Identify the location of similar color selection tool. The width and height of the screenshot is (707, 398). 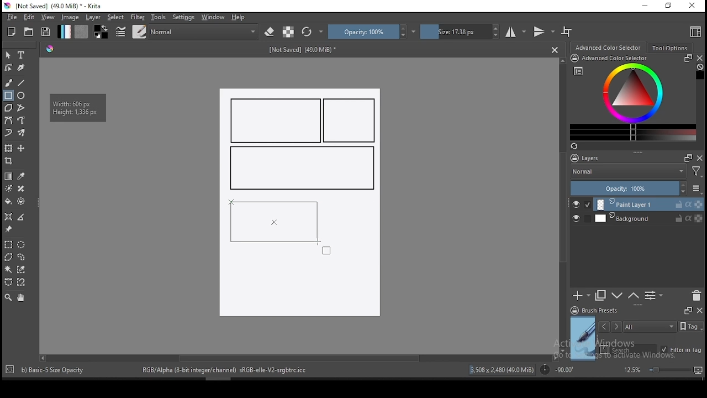
(23, 269).